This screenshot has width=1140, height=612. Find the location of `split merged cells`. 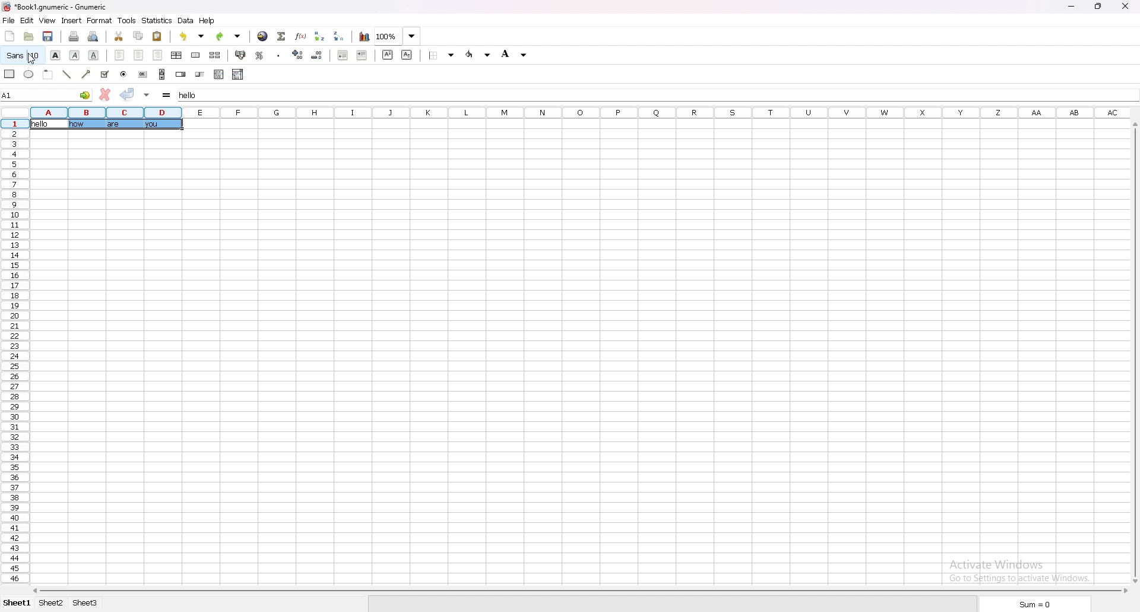

split merged cells is located at coordinates (215, 55).